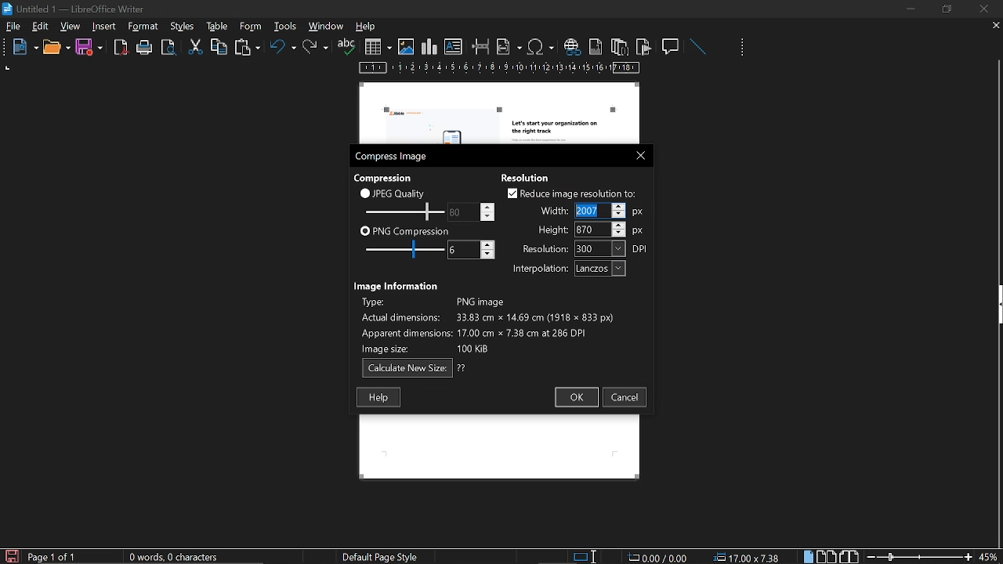 Image resolution: width=1003 pixels, height=564 pixels. Describe the element at coordinates (500, 69) in the screenshot. I see `scale` at that location.